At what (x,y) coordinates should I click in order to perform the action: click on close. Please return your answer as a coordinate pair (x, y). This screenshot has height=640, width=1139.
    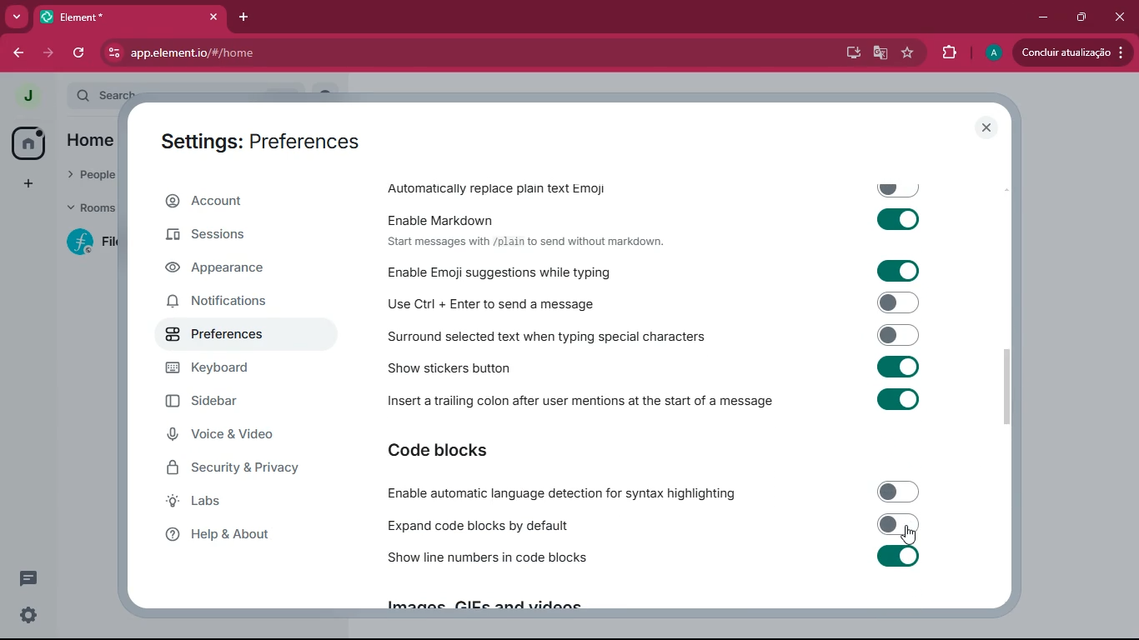
    Looking at the image, I should click on (1119, 17).